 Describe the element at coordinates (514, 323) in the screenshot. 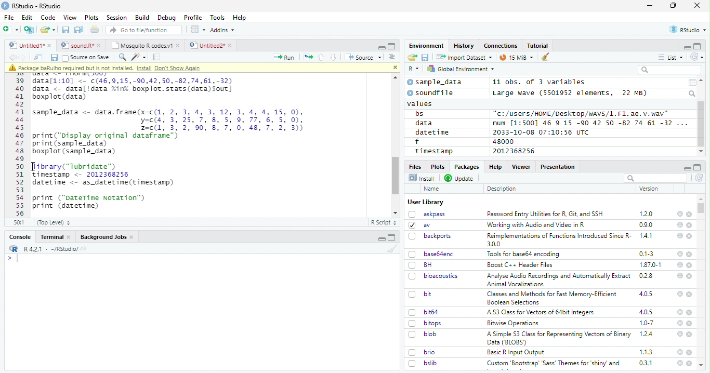

I see `Bitwise Operations` at that location.